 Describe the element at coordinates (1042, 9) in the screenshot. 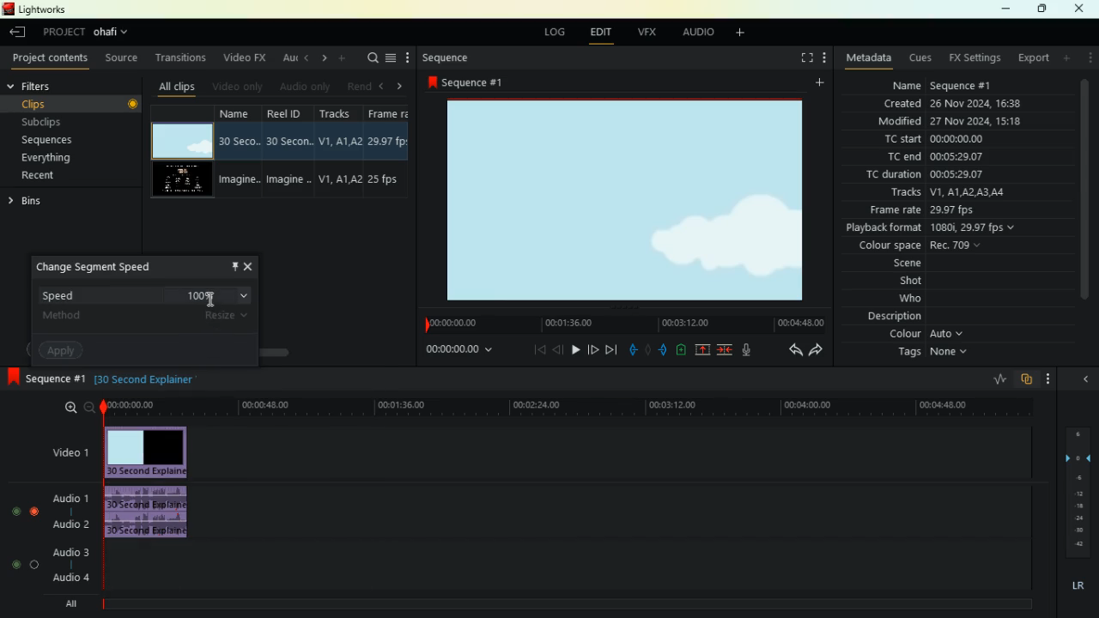

I see `maximize` at that location.